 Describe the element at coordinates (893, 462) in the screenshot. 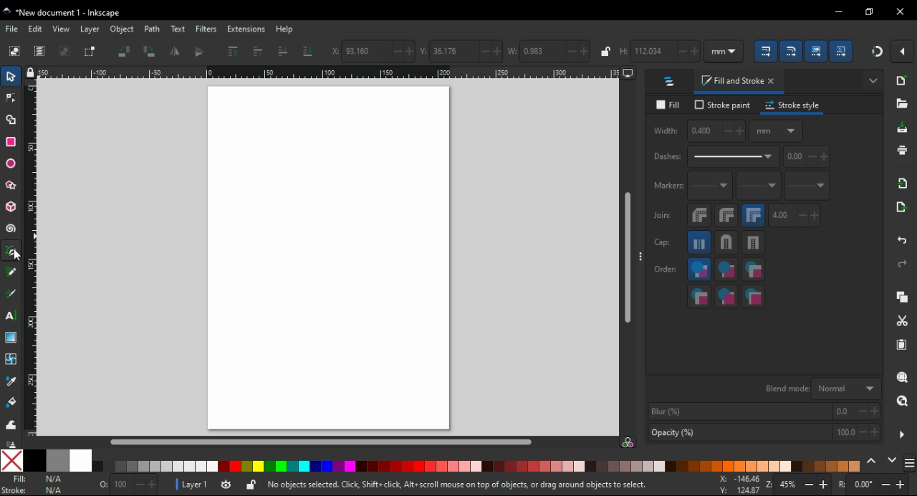

I see `next ` at that location.